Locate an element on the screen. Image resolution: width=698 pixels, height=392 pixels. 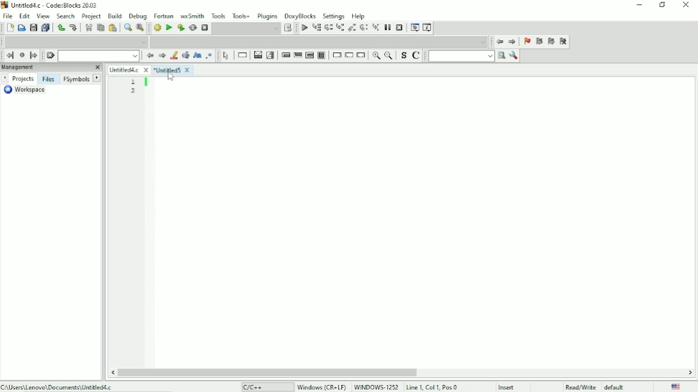
Prev is located at coordinates (5, 79).